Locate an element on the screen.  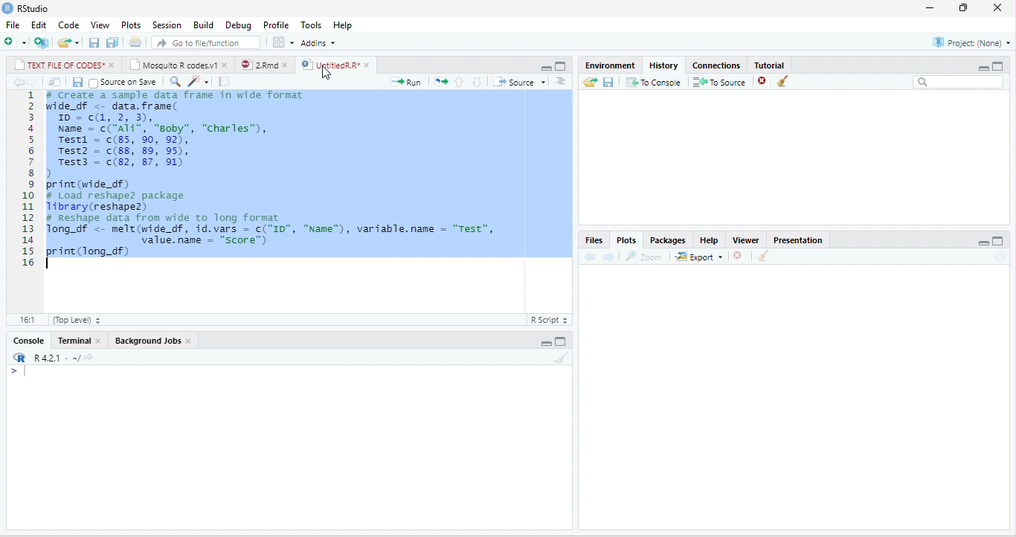
Build is located at coordinates (203, 25).